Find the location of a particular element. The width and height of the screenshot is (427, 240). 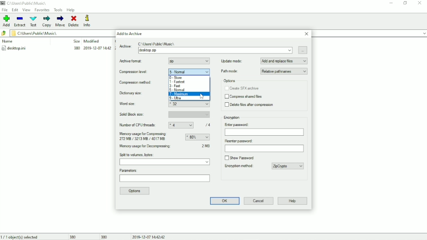

Close is located at coordinates (307, 34).